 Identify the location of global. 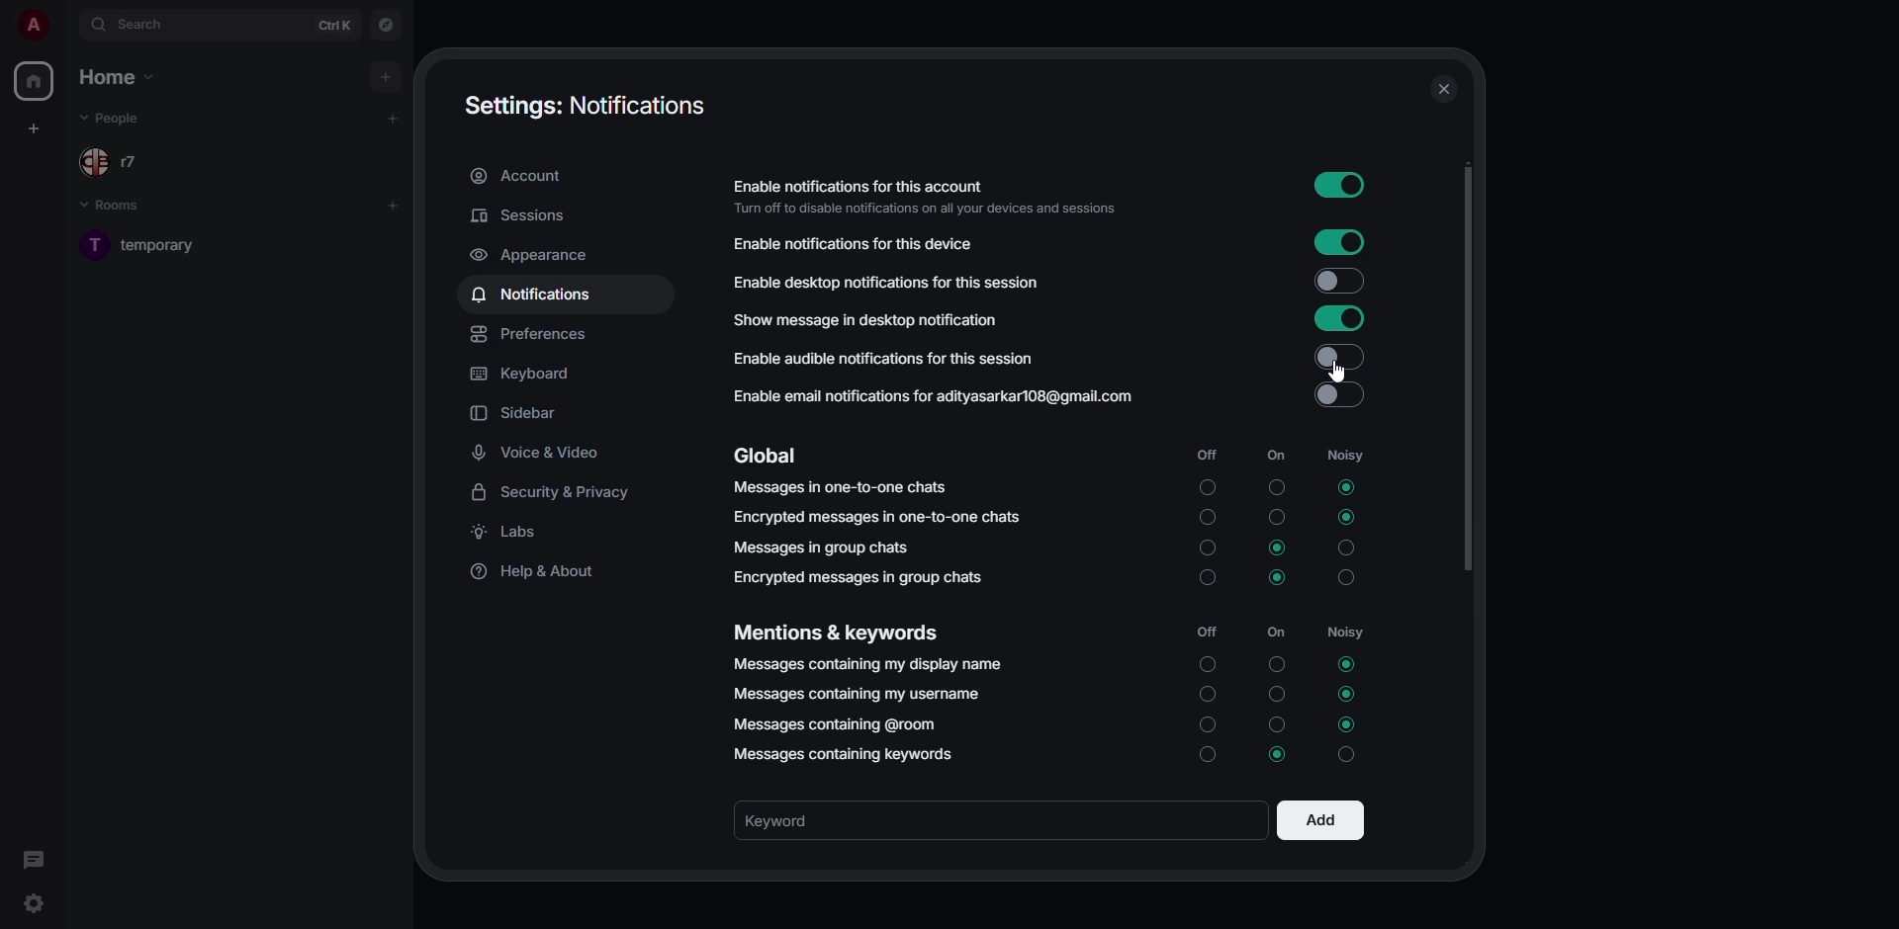
(767, 456).